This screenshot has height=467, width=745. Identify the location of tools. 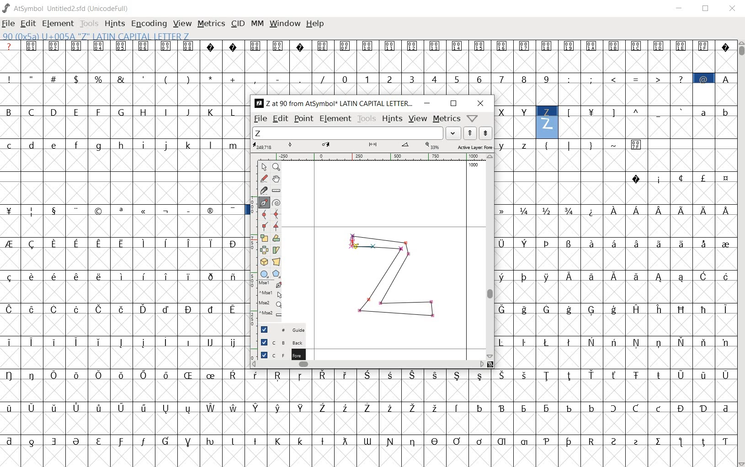
(367, 119).